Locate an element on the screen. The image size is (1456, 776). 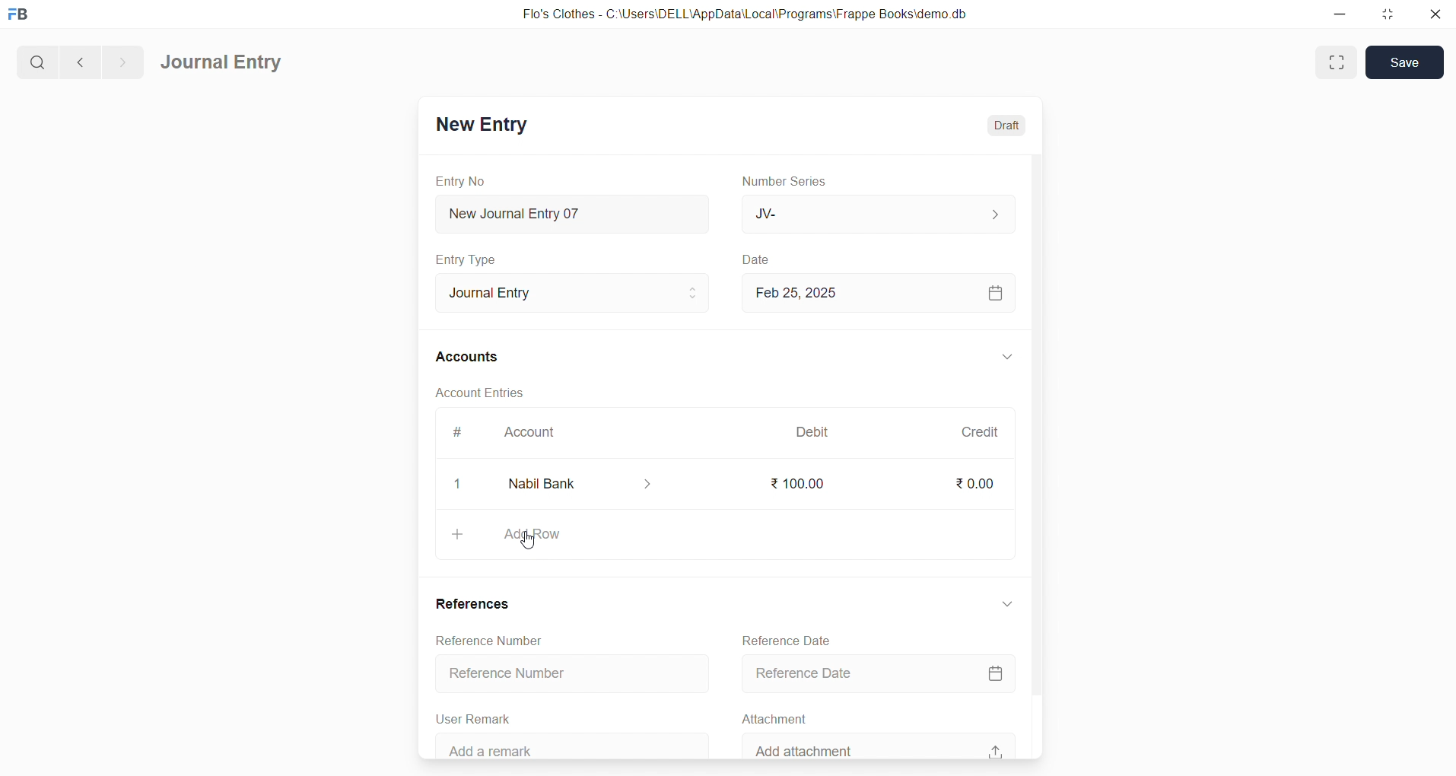
close is located at coordinates (1434, 15).